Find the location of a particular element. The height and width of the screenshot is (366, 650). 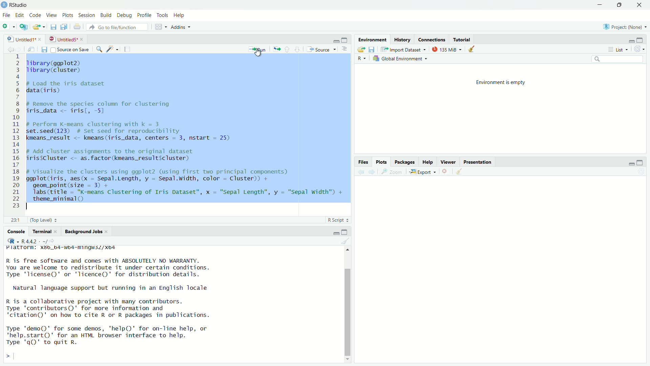

hide document outline is located at coordinates (345, 49).